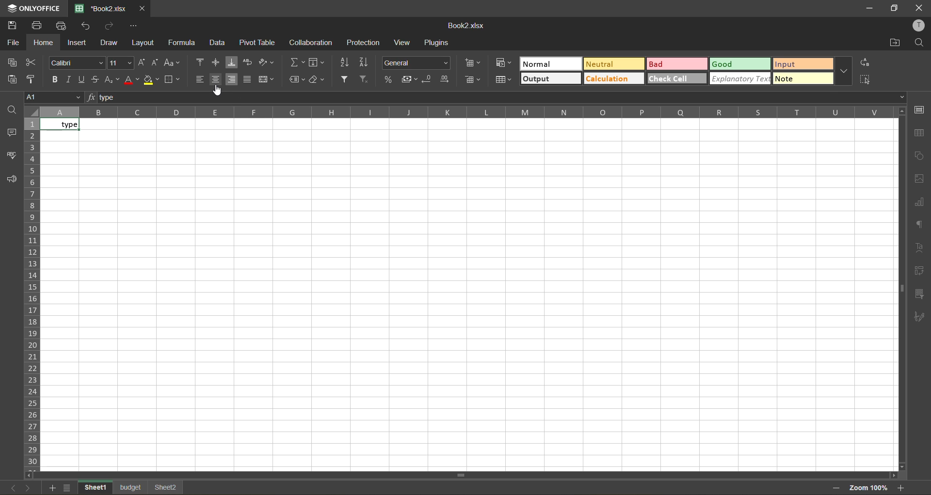 Image resolution: width=931 pixels, height=495 pixels. What do you see at coordinates (13, 180) in the screenshot?
I see `feedback` at bounding box center [13, 180].